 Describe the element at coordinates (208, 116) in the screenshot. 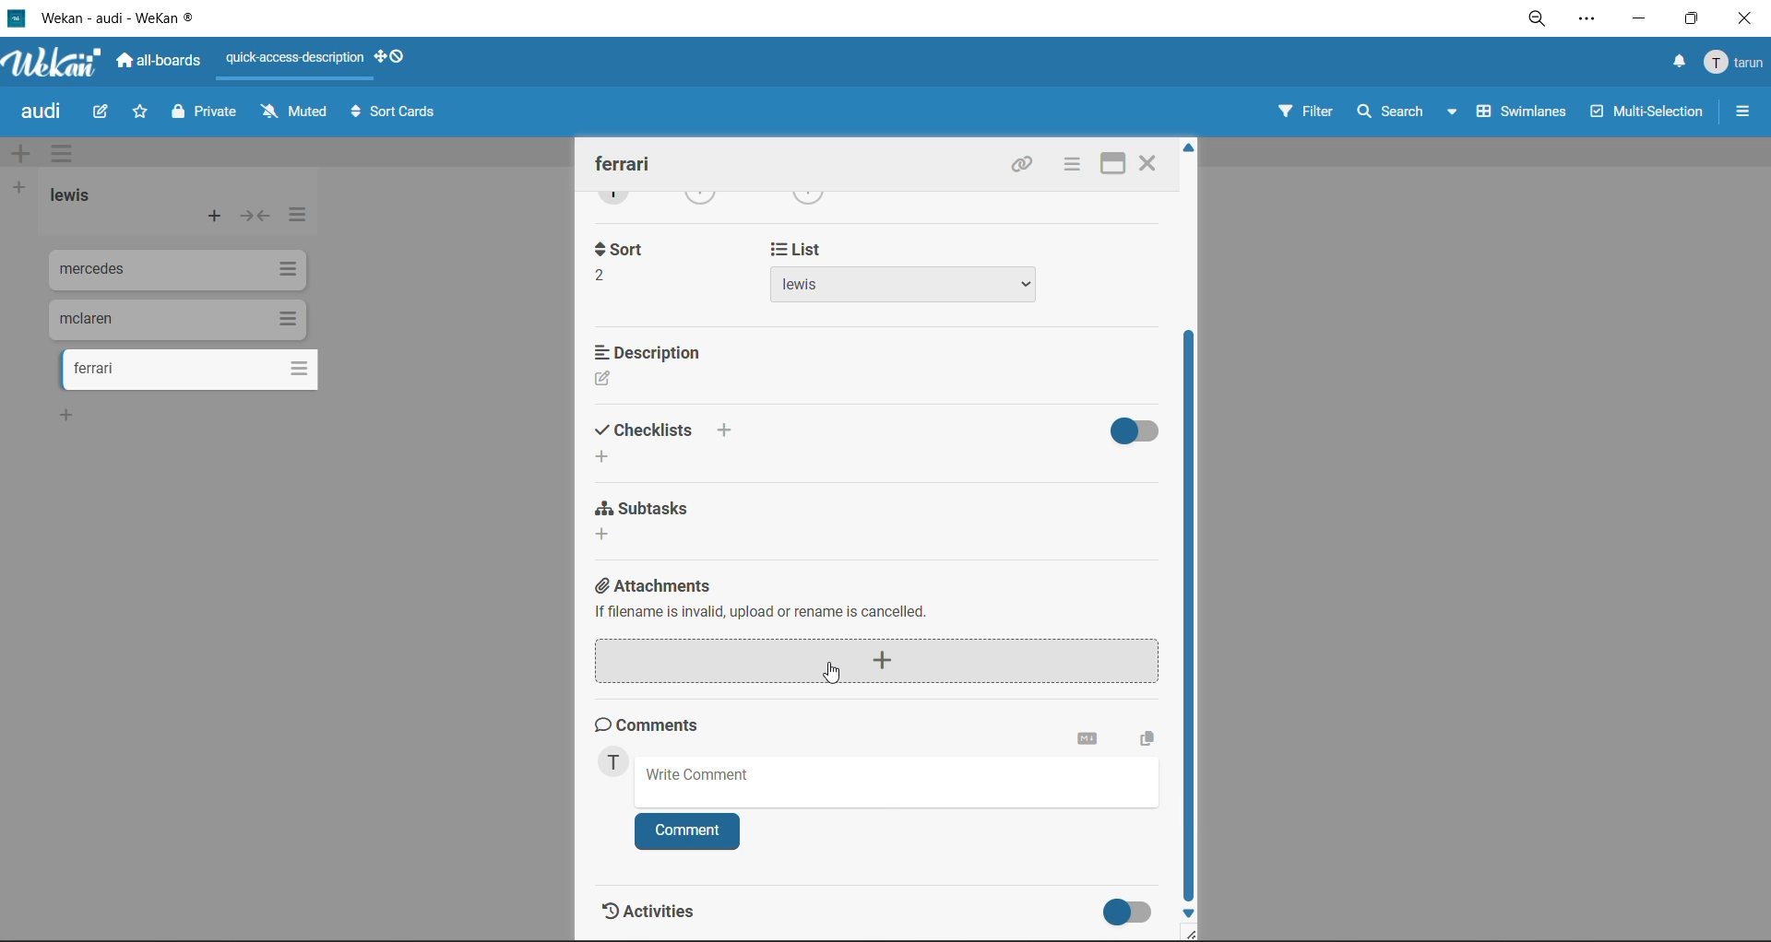

I see `private` at that location.